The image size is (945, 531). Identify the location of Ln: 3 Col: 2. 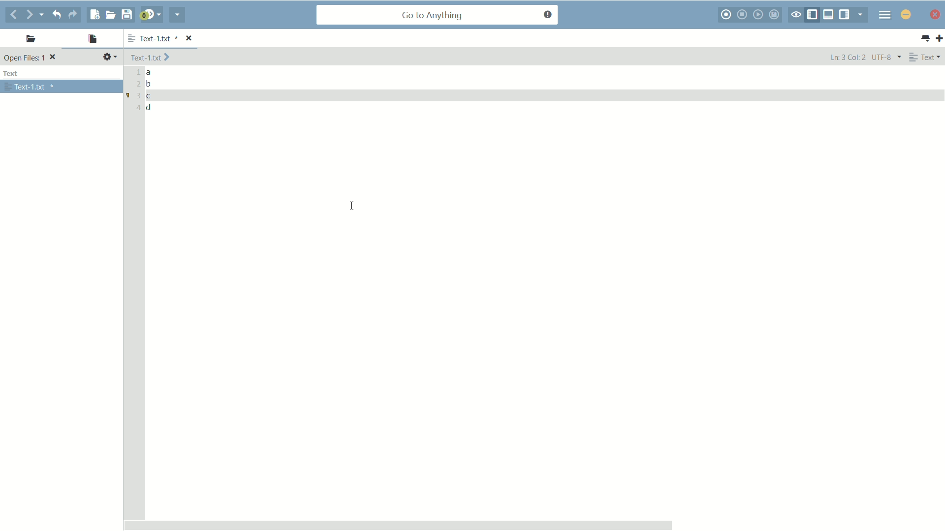
(847, 58).